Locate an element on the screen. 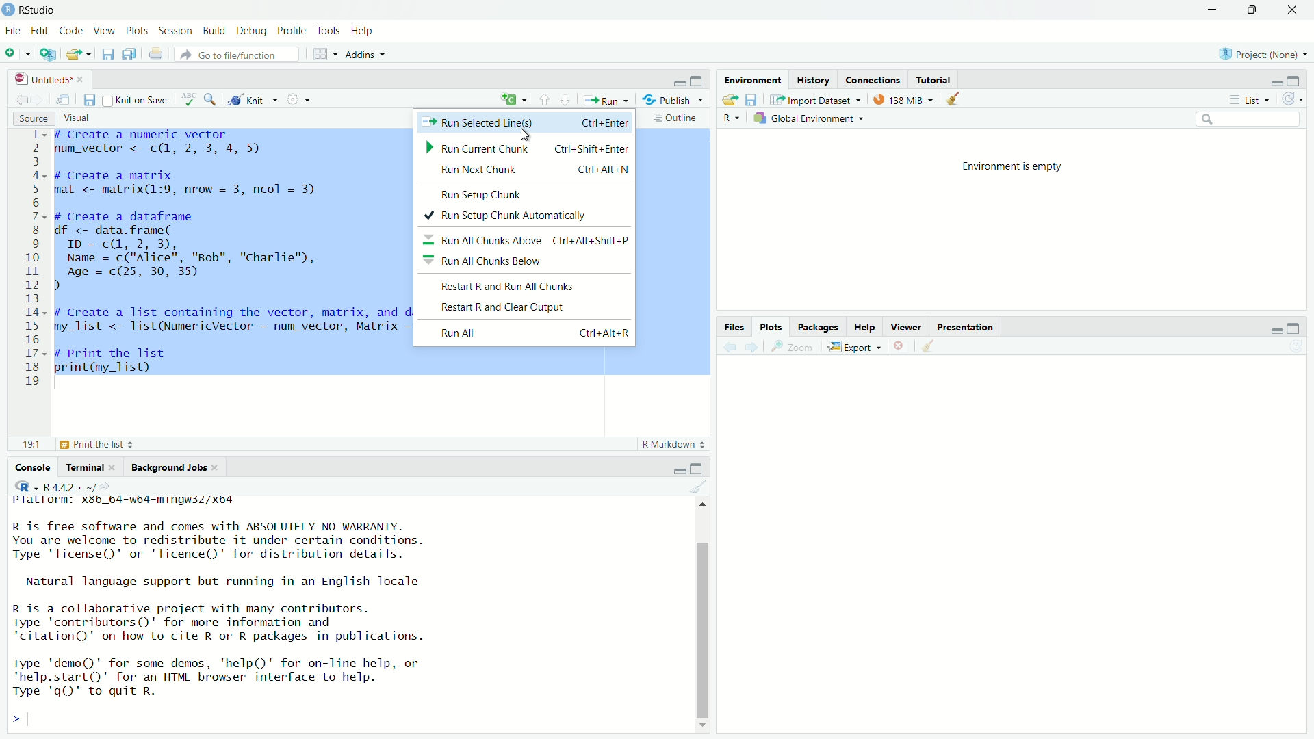  grid is located at coordinates (323, 54).